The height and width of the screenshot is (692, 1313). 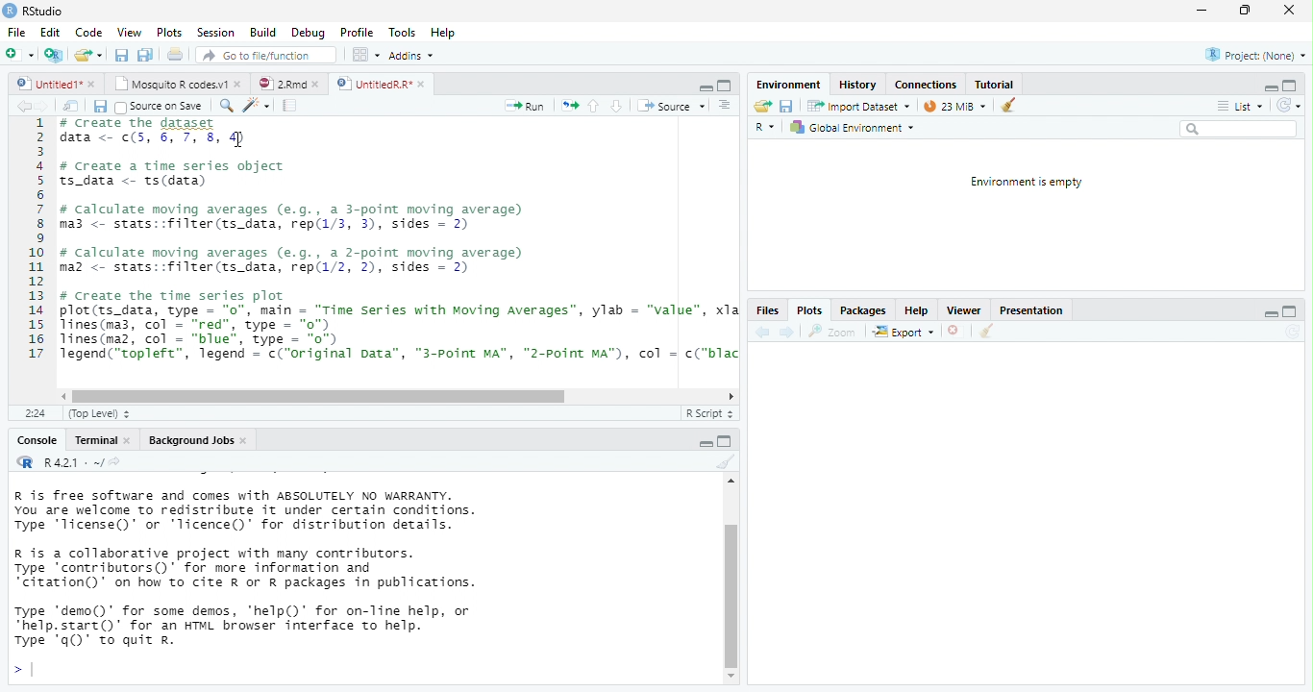 What do you see at coordinates (22, 671) in the screenshot?
I see `>` at bounding box center [22, 671].